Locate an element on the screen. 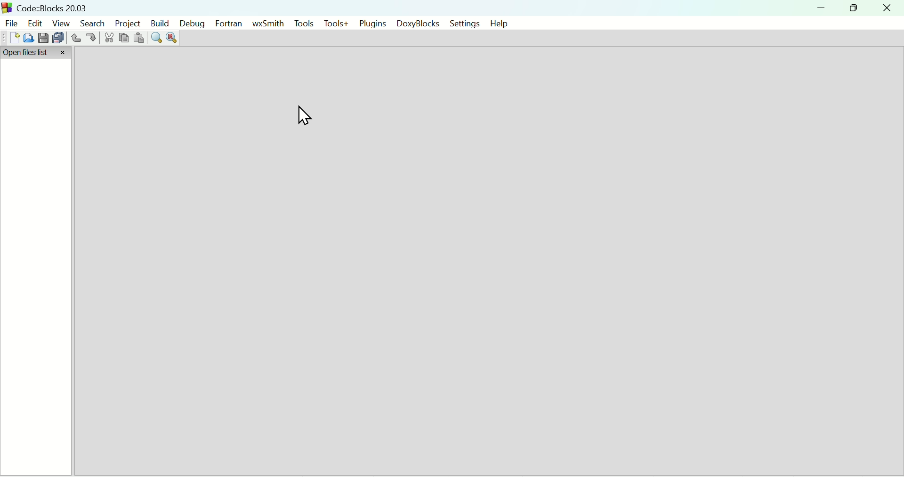 This screenshot has height=477, width=904. Save is located at coordinates (43, 38).